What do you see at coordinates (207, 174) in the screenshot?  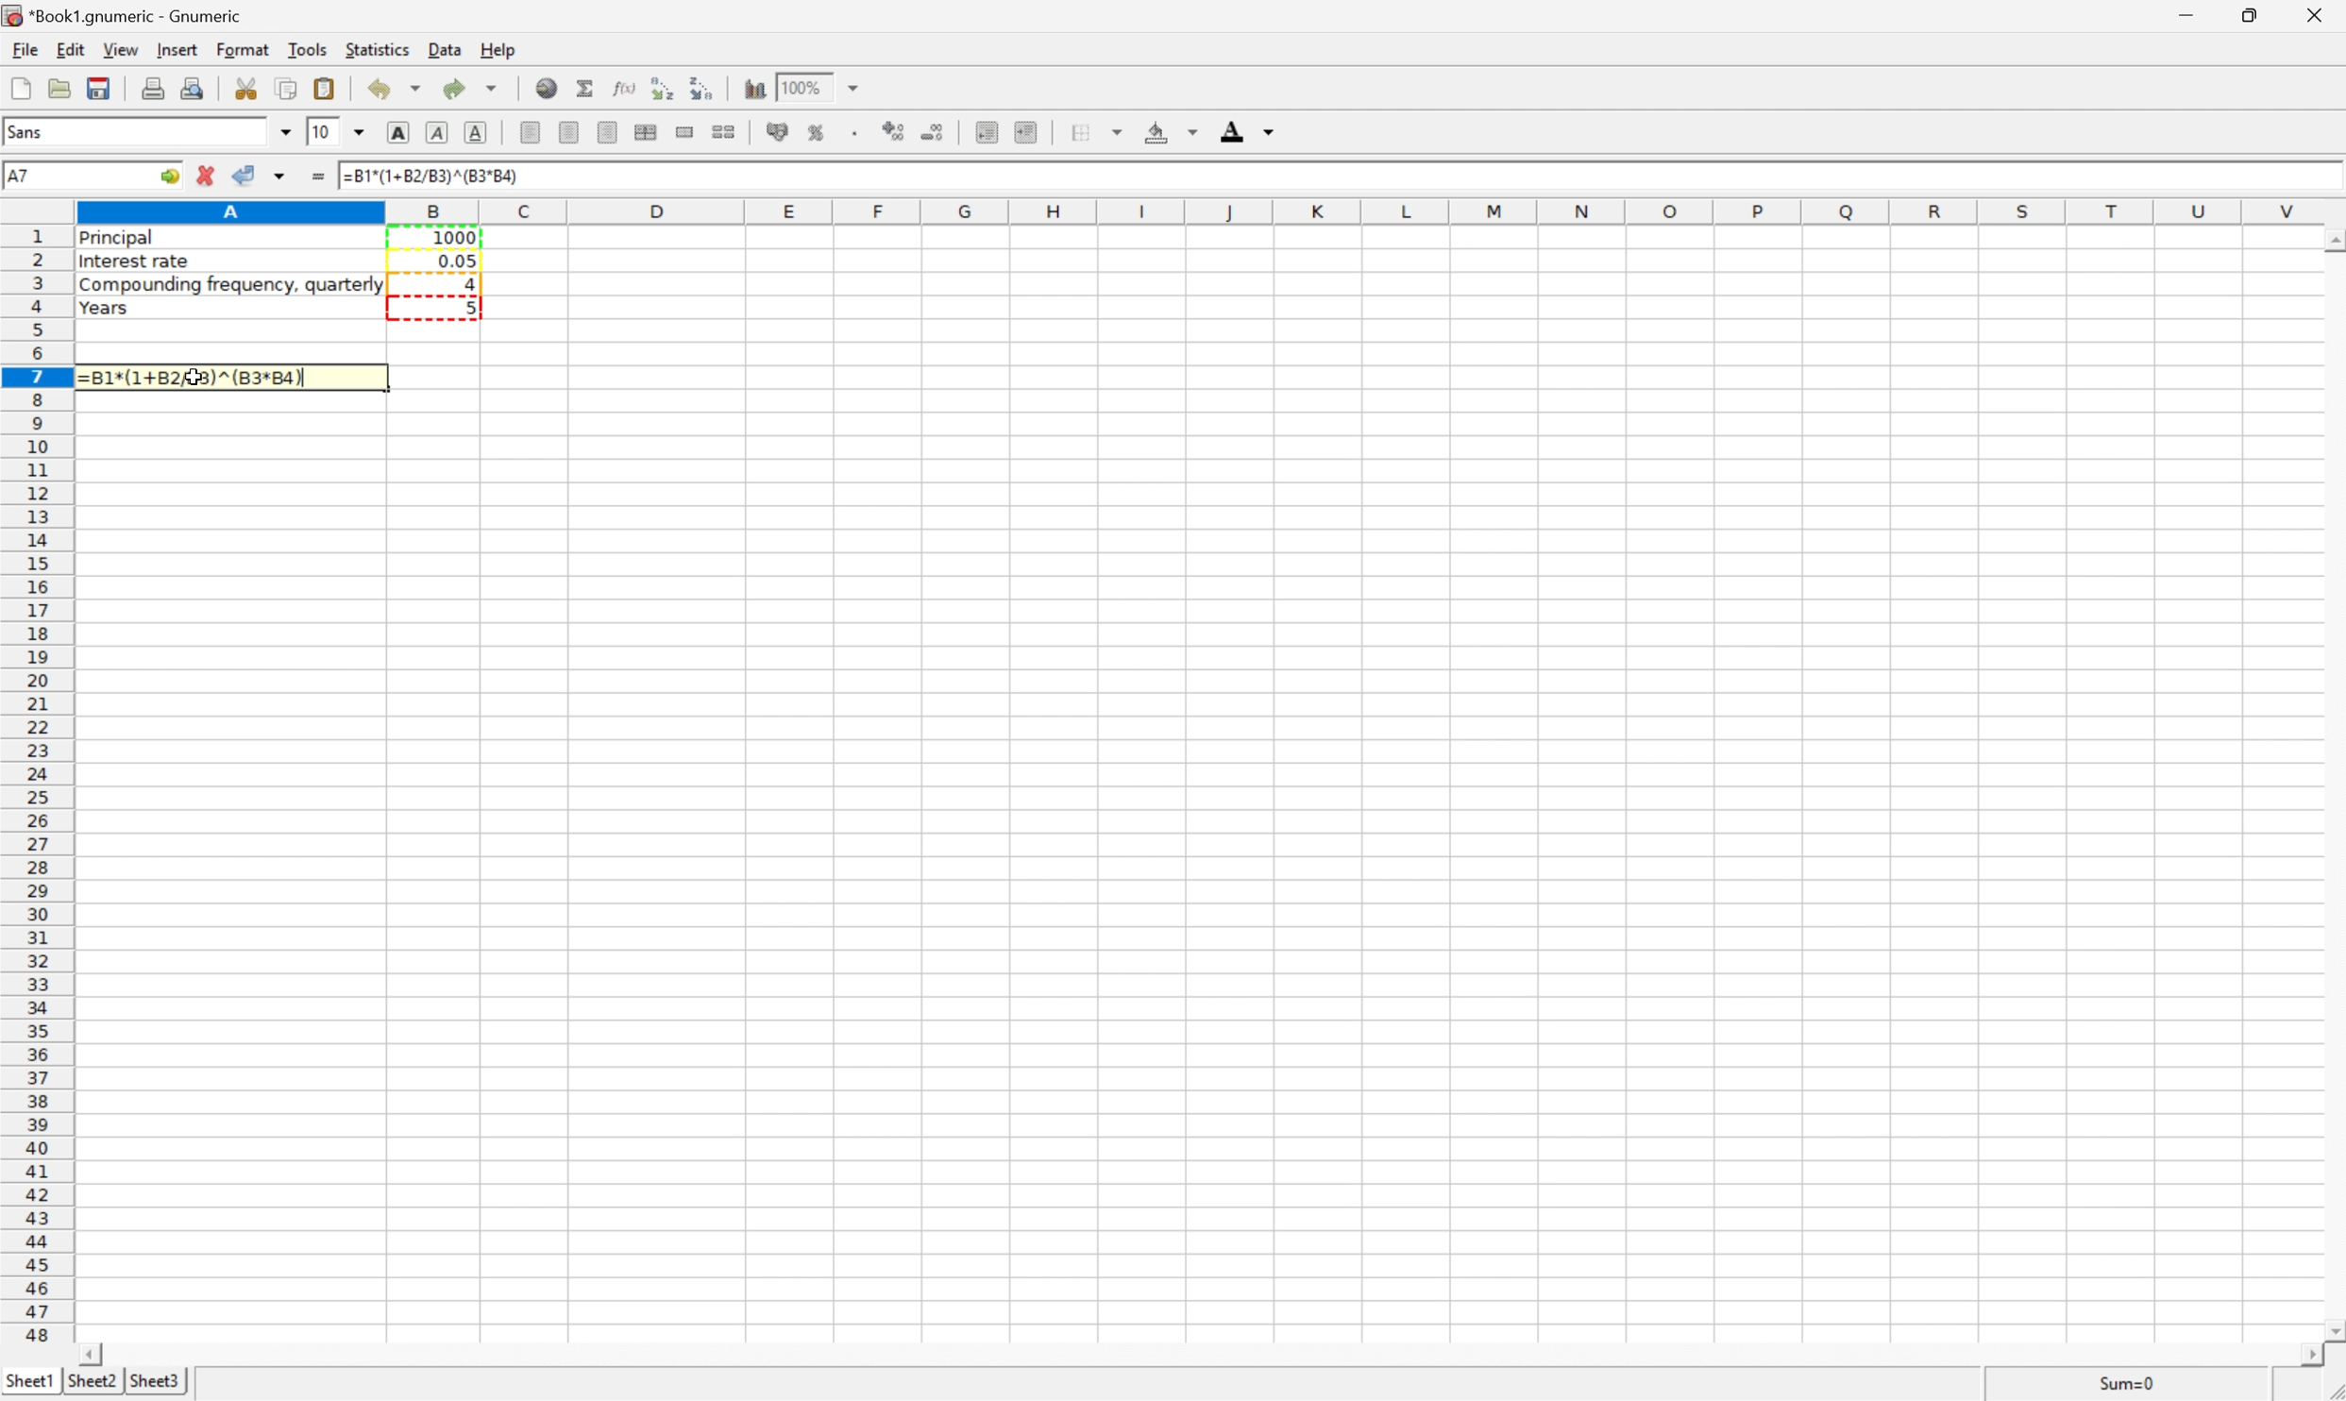 I see `cancel changes` at bounding box center [207, 174].